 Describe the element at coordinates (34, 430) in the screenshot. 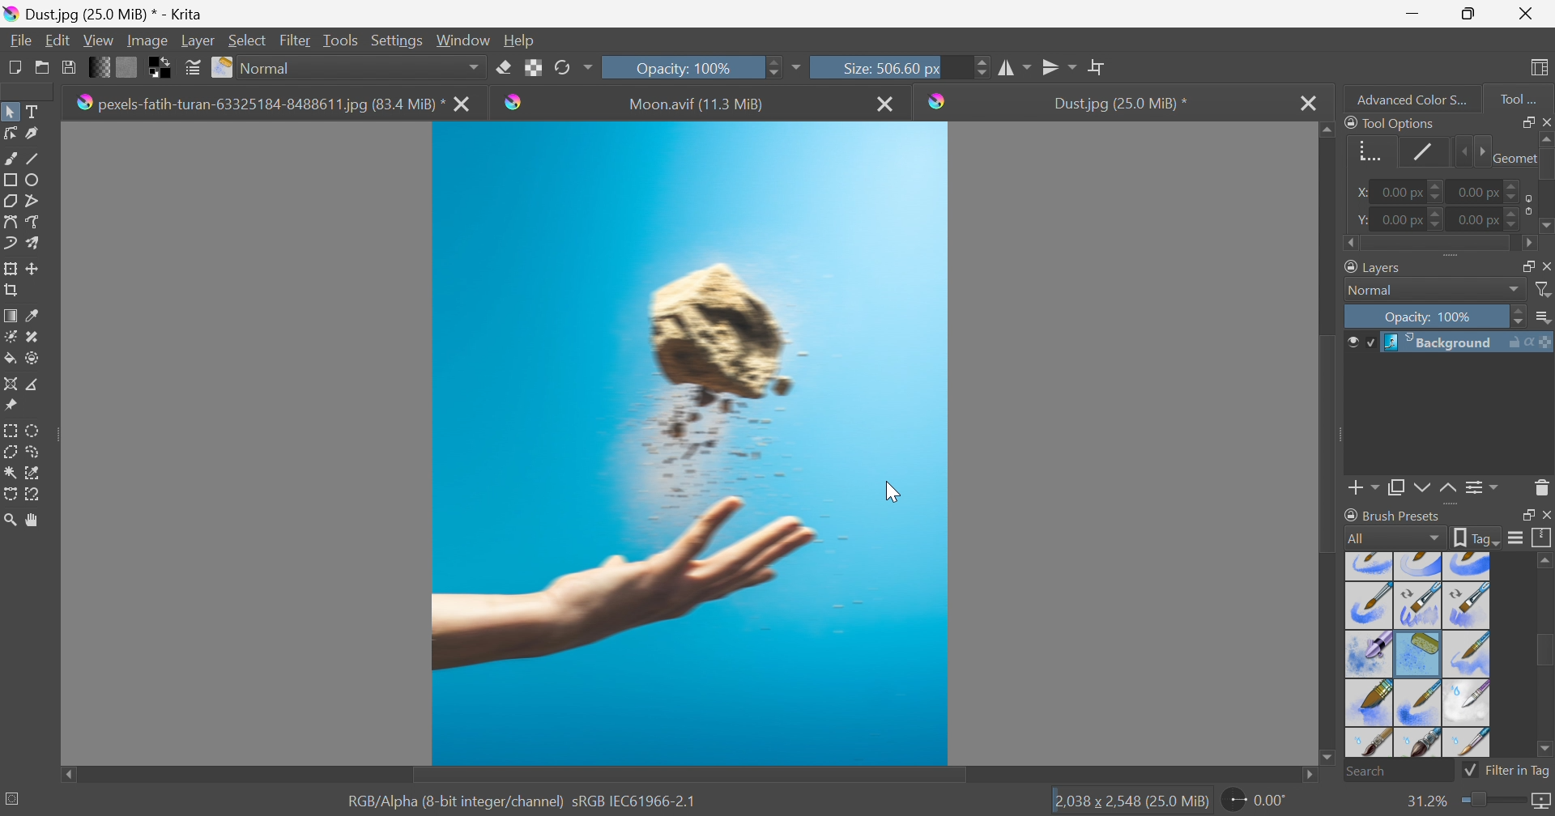

I see `Elliptical selection tool` at that location.